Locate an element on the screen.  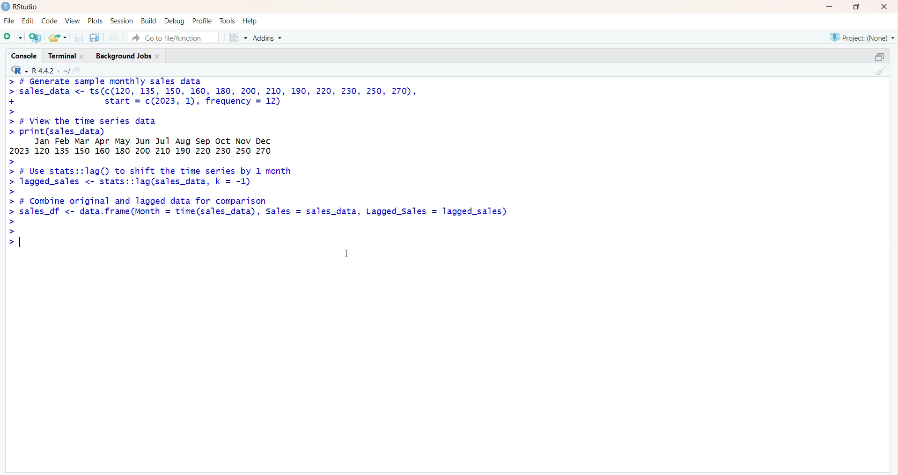
edit is located at coordinates (28, 21).